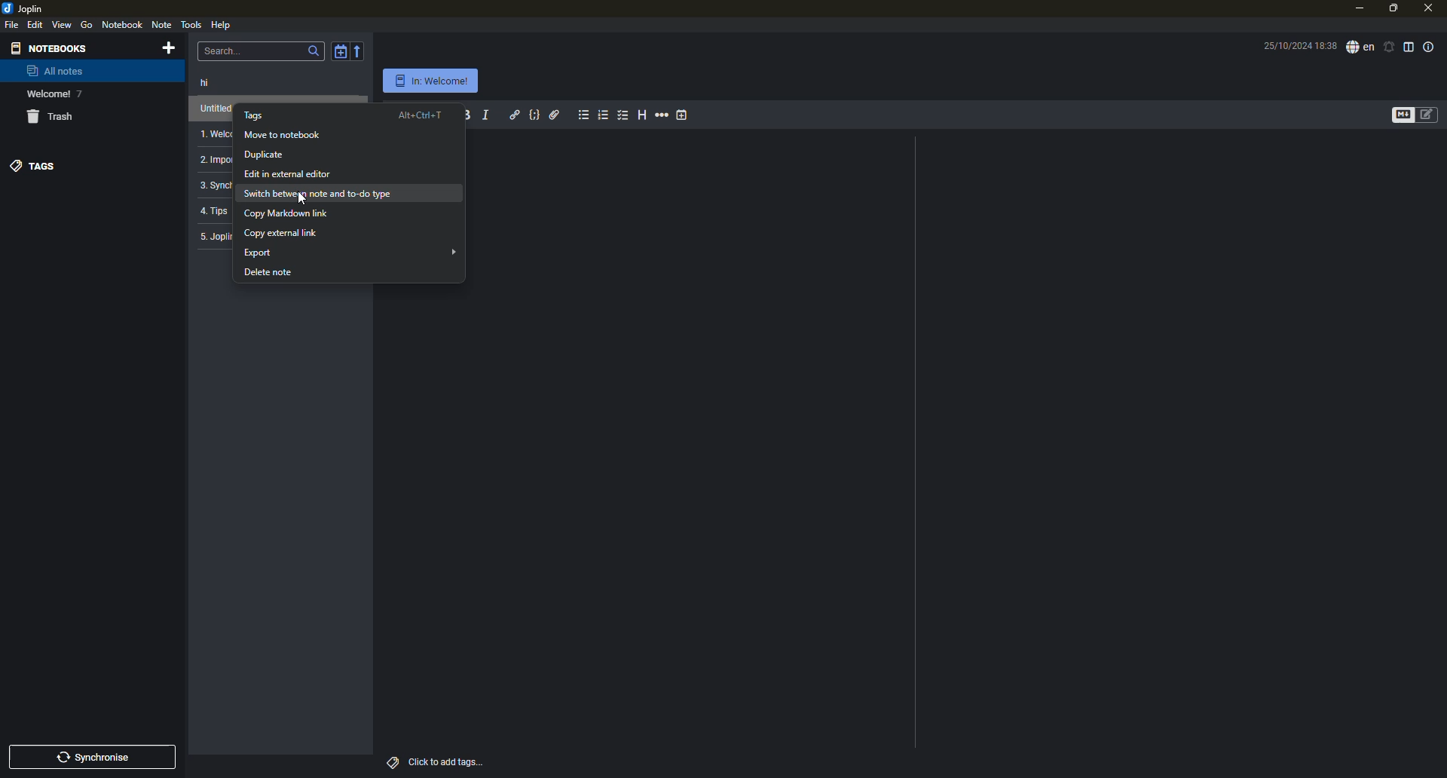 The width and height of the screenshot is (1447, 778). Describe the element at coordinates (393, 761) in the screenshot. I see `tags` at that location.